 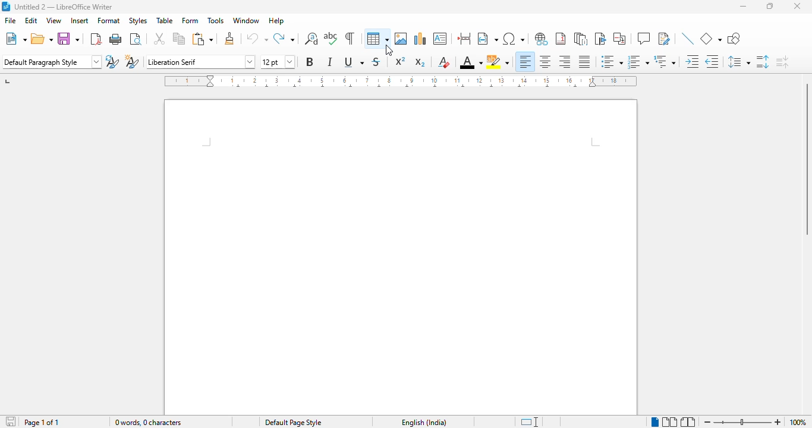 What do you see at coordinates (581, 39) in the screenshot?
I see `insert endnote` at bounding box center [581, 39].